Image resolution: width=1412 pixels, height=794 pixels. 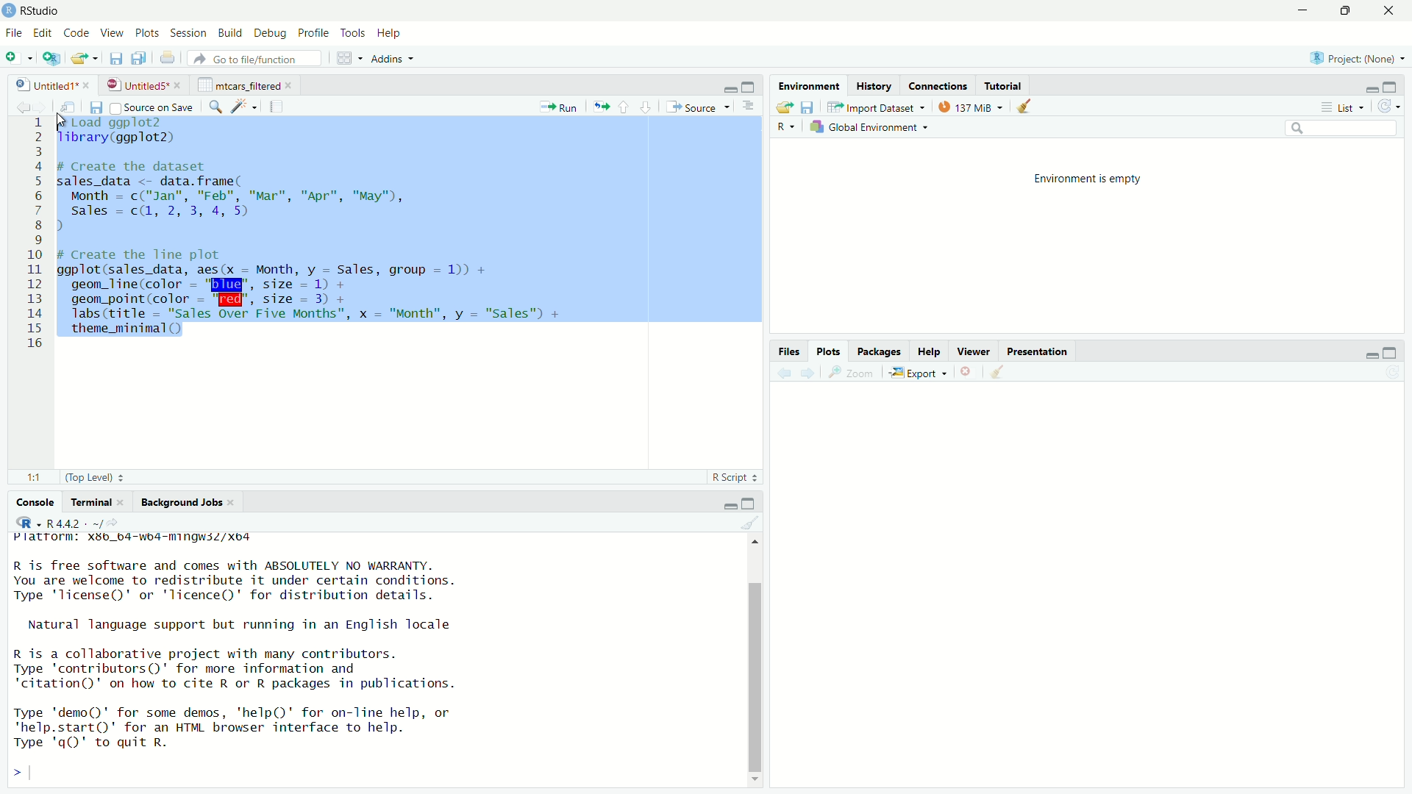 I want to click on History, so click(x=873, y=86).